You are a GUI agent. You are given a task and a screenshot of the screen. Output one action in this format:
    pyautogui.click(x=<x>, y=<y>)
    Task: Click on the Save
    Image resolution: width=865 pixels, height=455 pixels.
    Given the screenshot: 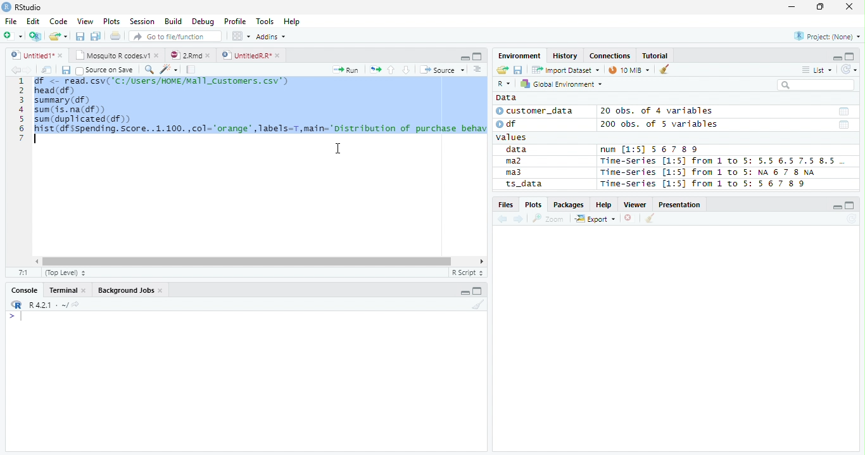 What is the action you would take?
    pyautogui.click(x=518, y=69)
    